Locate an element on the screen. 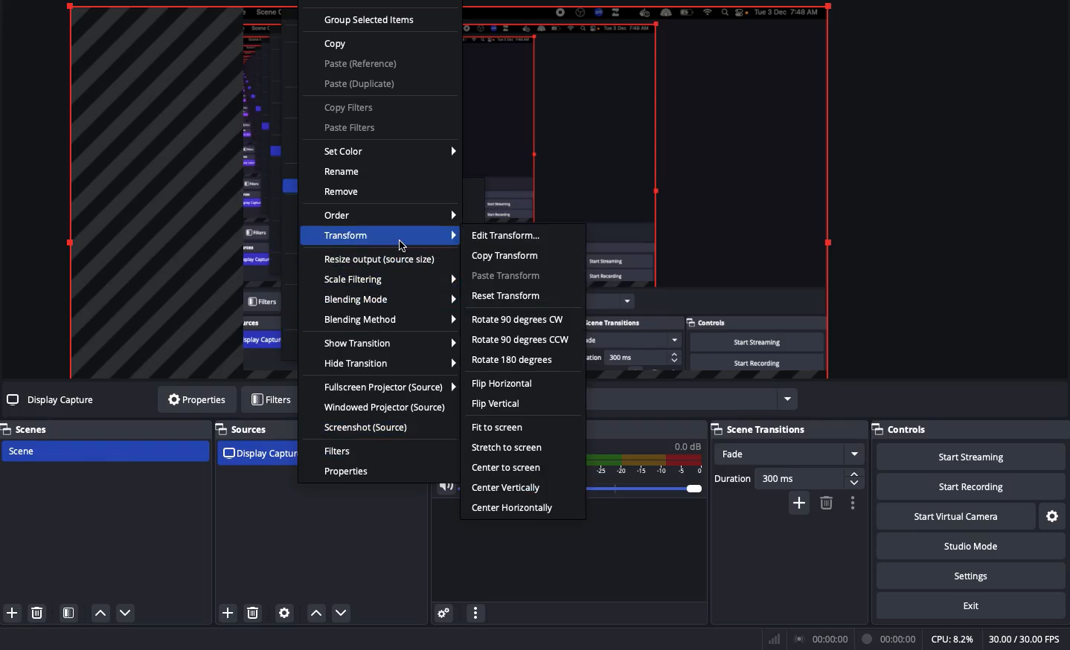 This screenshot has height=650, width=1070. Blending method is located at coordinates (389, 321).